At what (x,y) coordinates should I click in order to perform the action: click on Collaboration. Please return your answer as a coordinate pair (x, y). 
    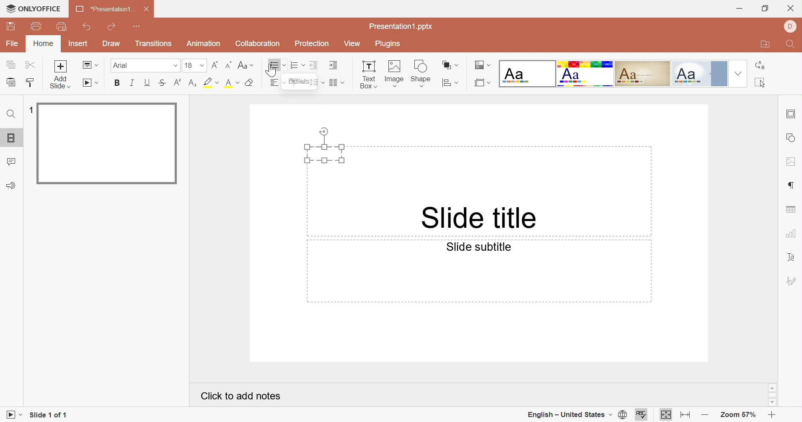
    Looking at the image, I should click on (257, 44).